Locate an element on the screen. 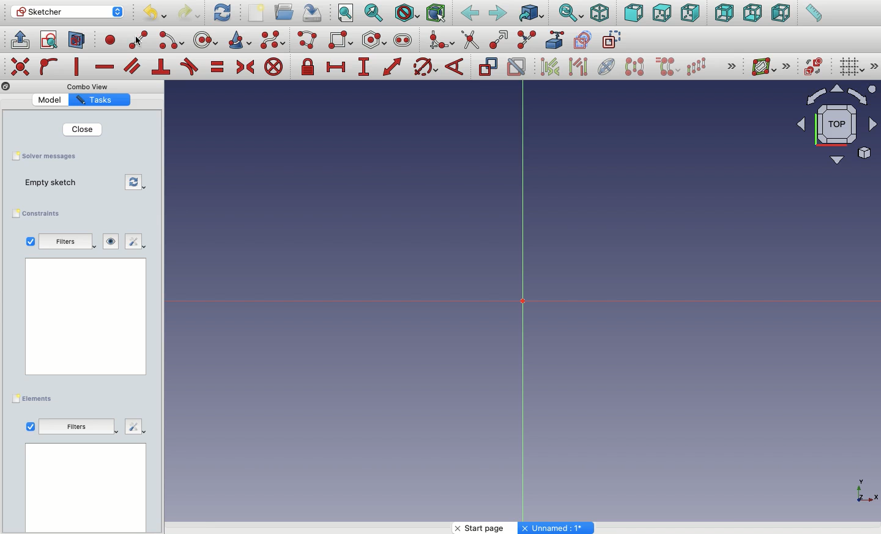 Image resolution: width=881 pixels, height=534 pixels. Show/hide B-spline information layer is located at coordinates (764, 67).